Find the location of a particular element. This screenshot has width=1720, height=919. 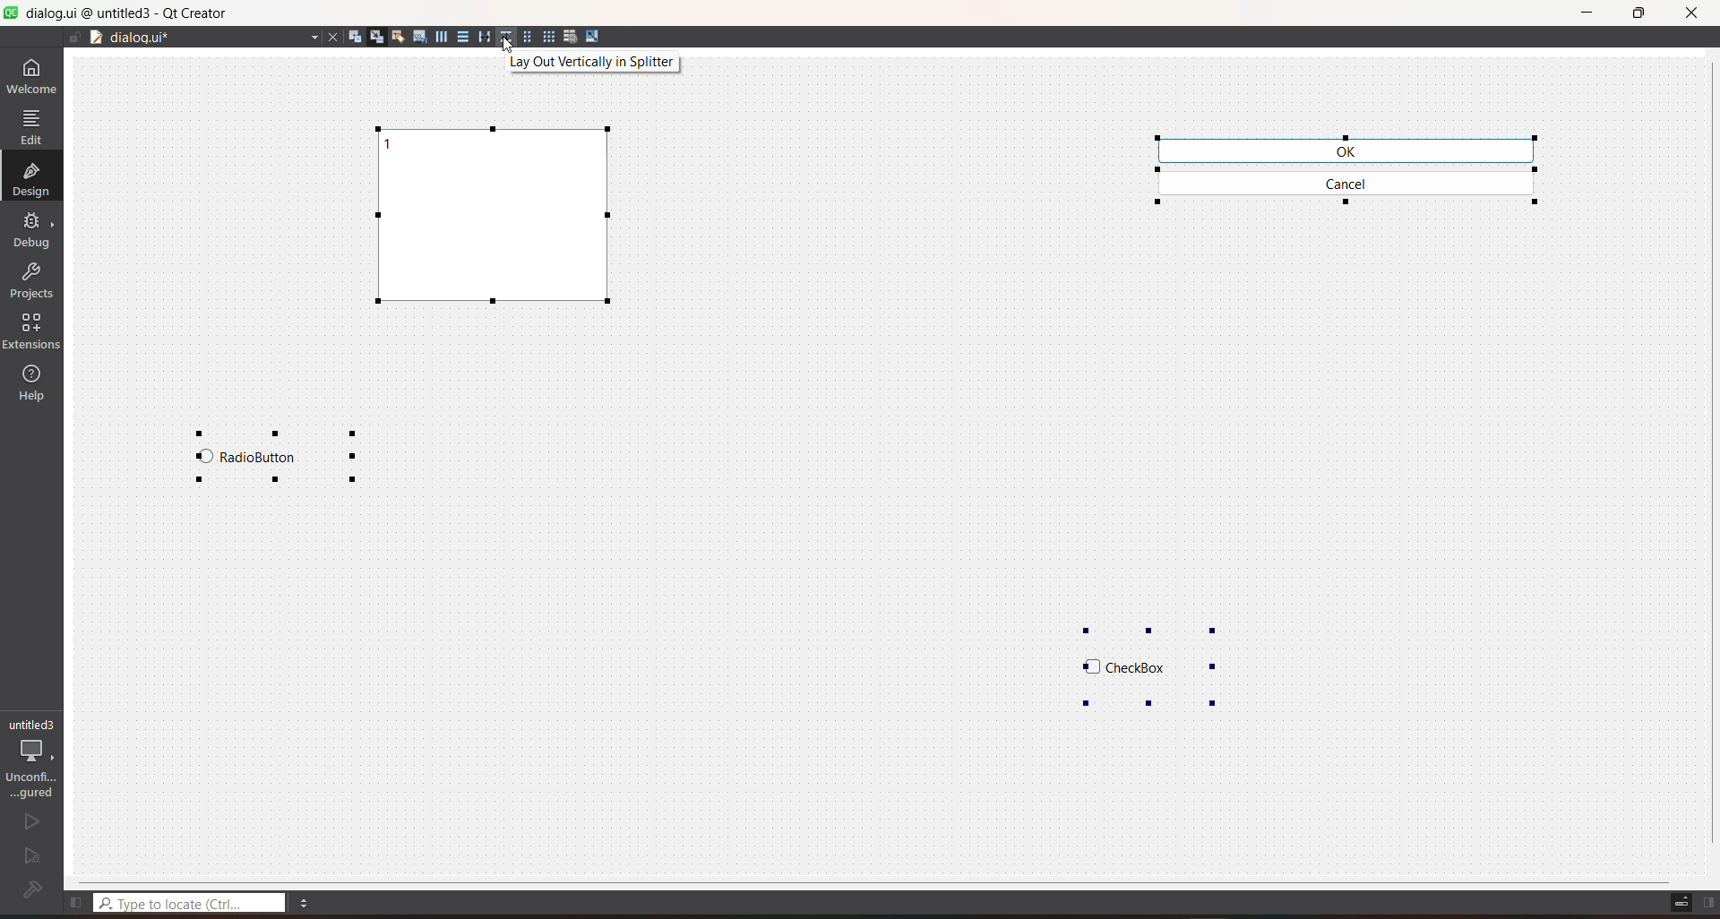

layout horizontally is located at coordinates (440, 36).